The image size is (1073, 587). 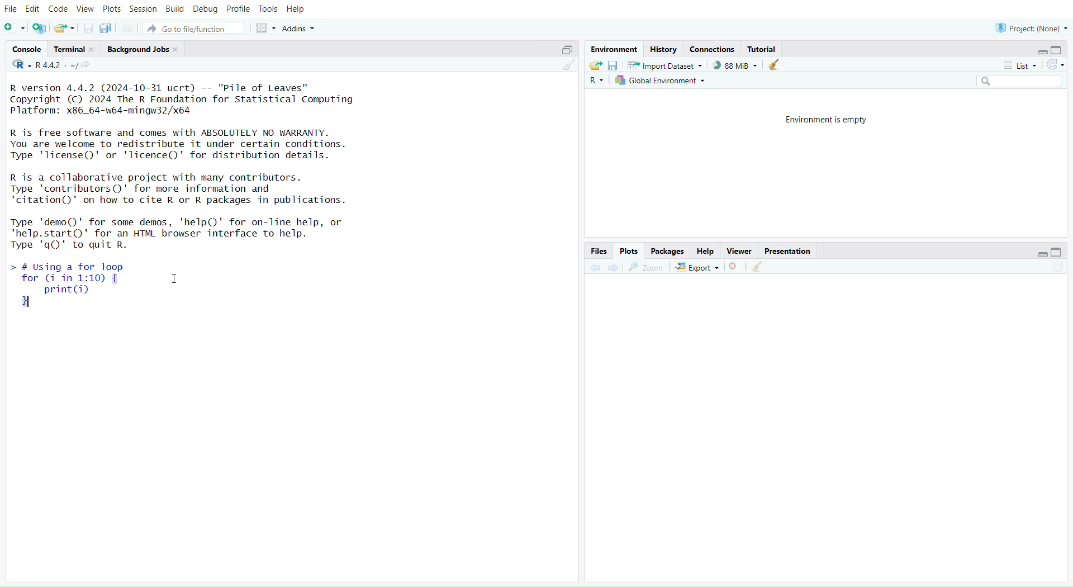 I want to click on sessions, so click(x=144, y=9).